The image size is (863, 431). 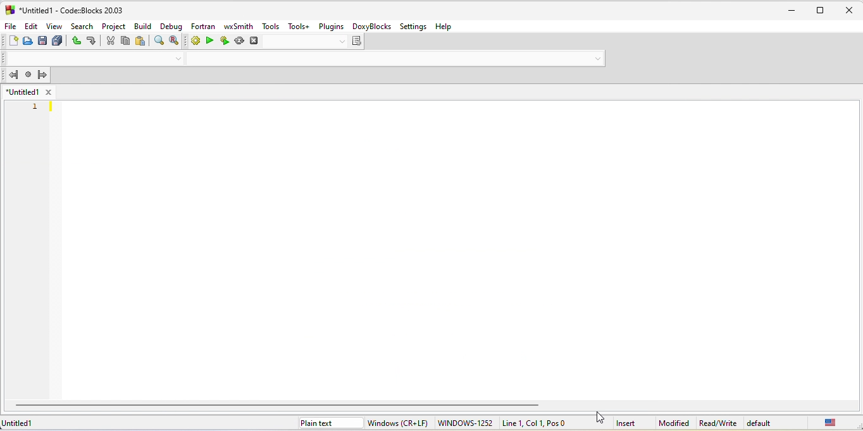 What do you see at coordinates (673, 423) in the screenshot?
I see `modified` at bounding box center [673, 423].